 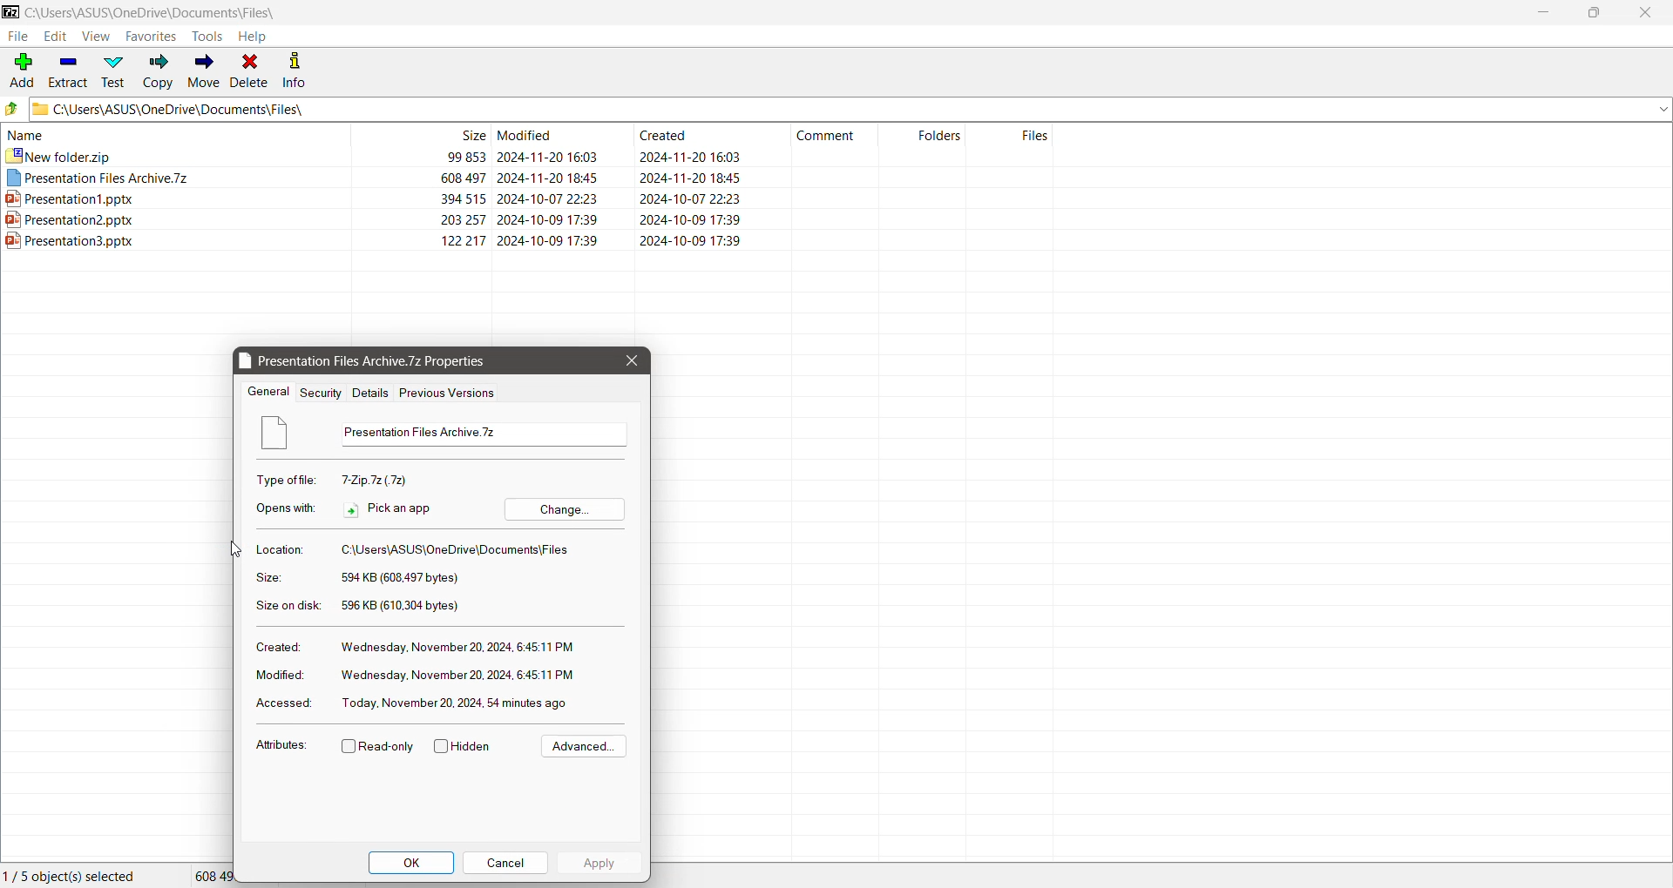 I want to click on View, so click(x=96, y=37).